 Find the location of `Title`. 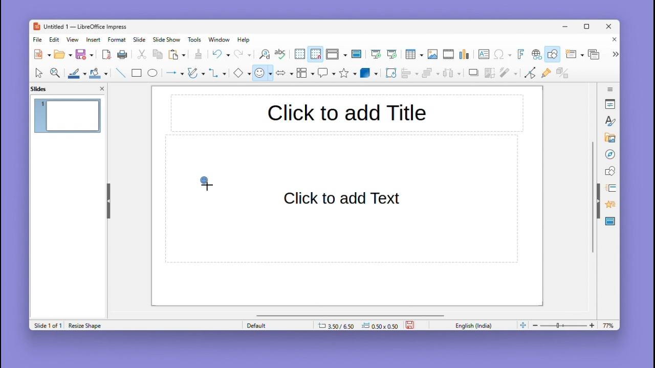

Title is located at coordinates (346, 114).